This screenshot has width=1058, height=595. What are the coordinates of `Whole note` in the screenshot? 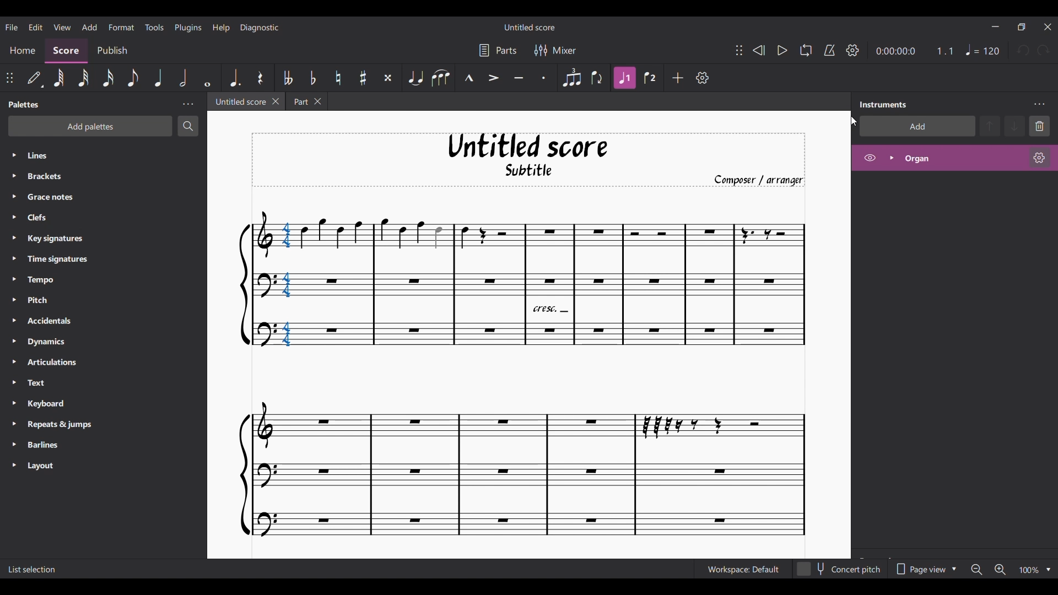 It's located at (207, 78).